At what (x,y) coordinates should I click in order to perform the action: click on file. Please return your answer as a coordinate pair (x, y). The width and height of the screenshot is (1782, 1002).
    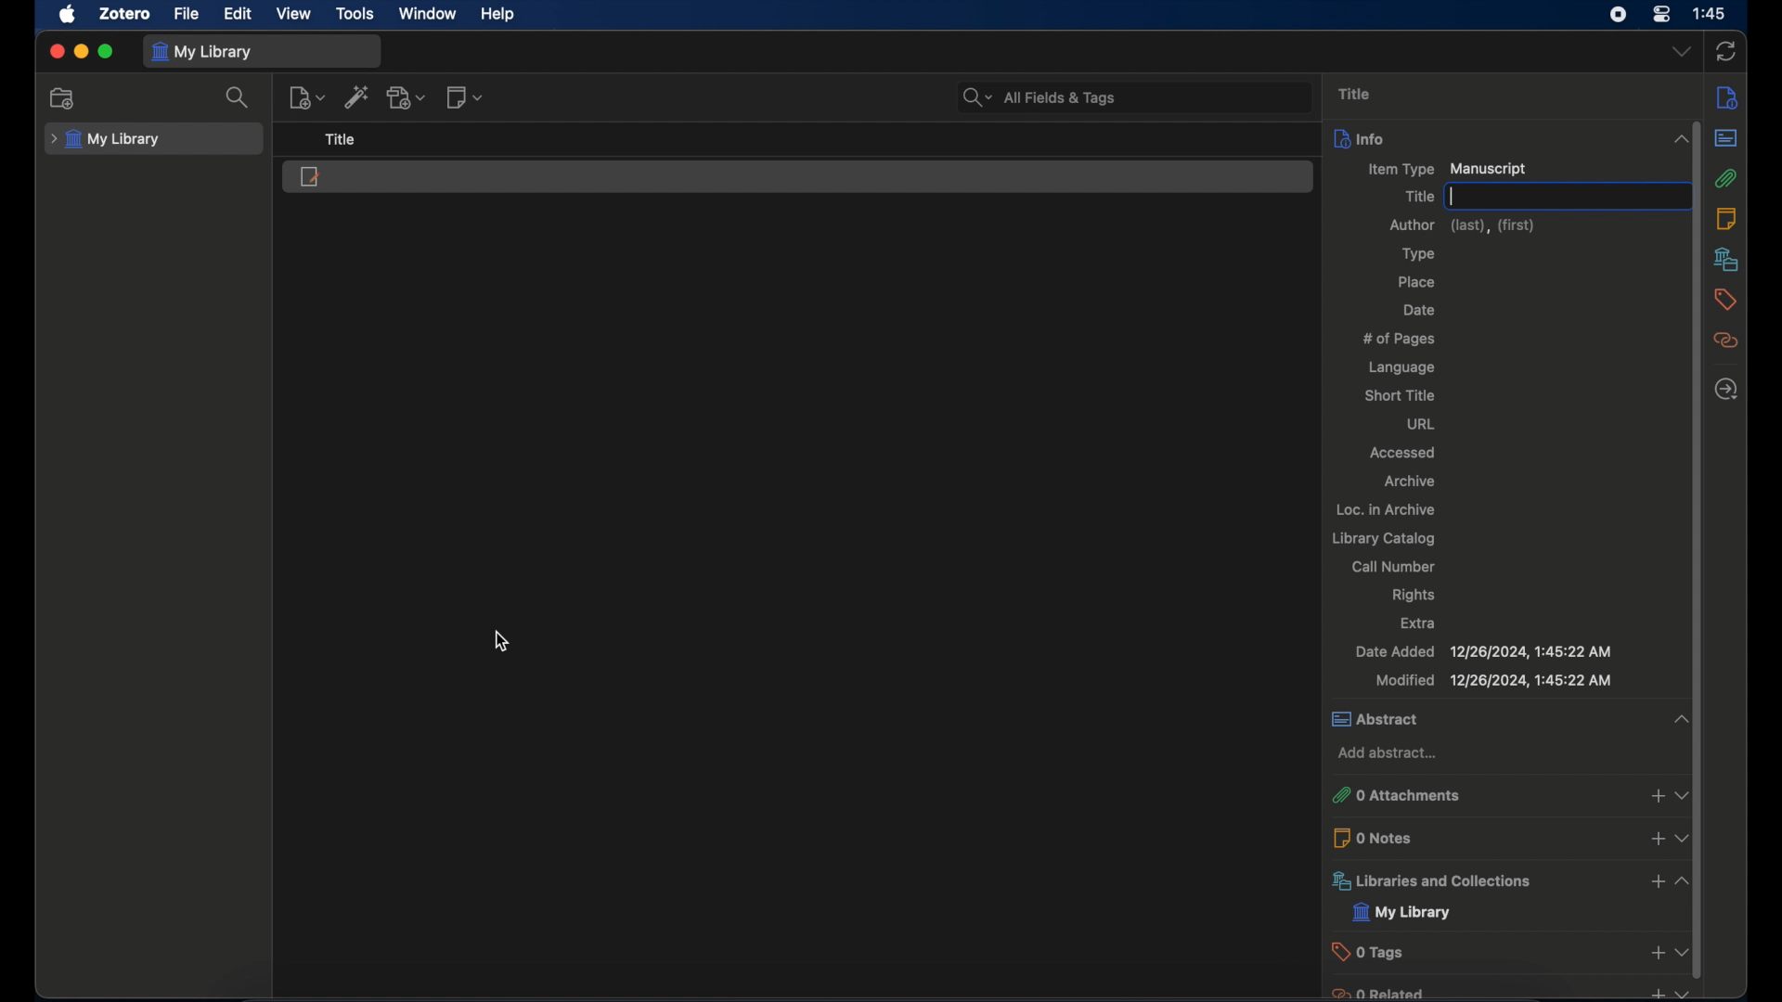
    Looking at the image, I should click on (187, 13).